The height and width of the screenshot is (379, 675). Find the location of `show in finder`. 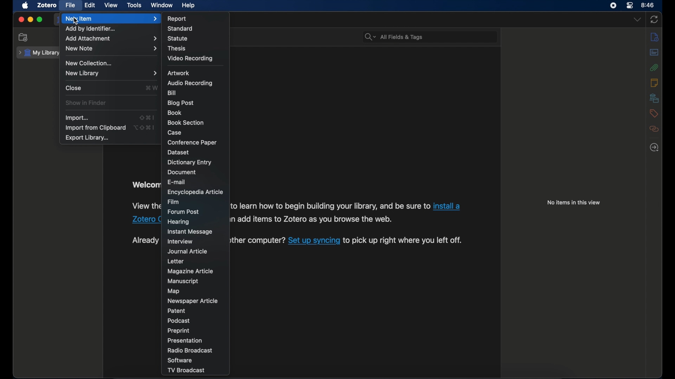

show in finder is located at coordinates (85, 103).